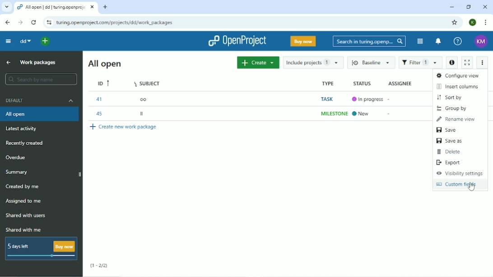 The image size is (493, 277). What do you see at coordinates (123, 127) in the screenshot?
I see `Create new work package` at bounding box center [123, 127].